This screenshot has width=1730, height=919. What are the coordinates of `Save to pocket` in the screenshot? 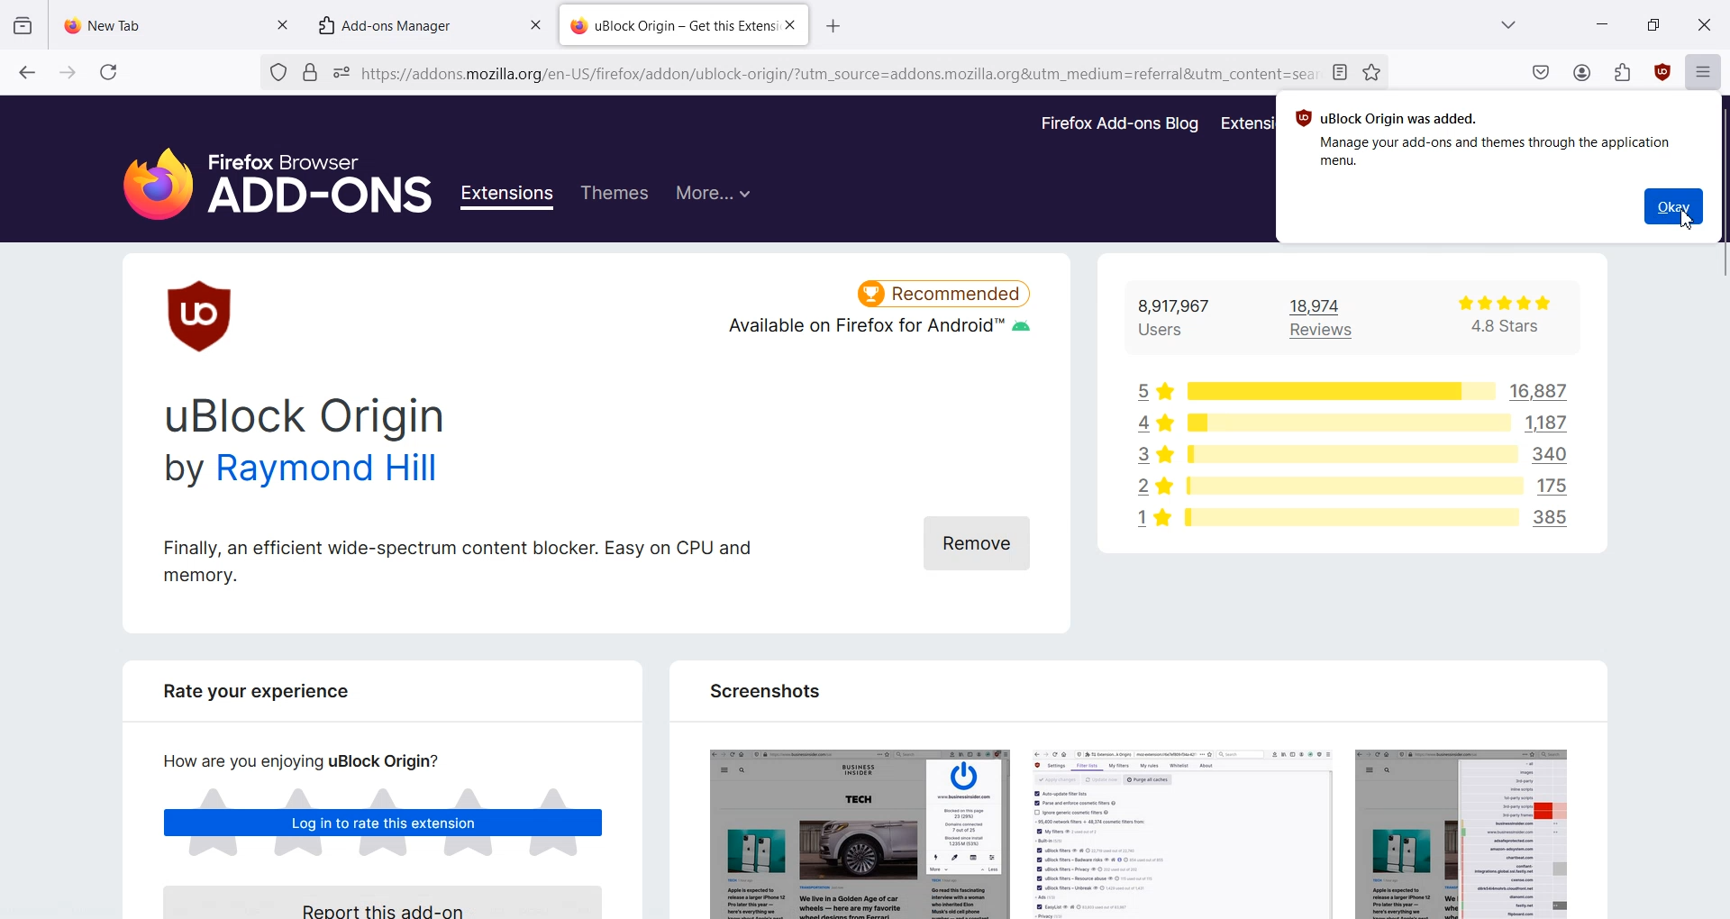 It's located at (1538, 72).